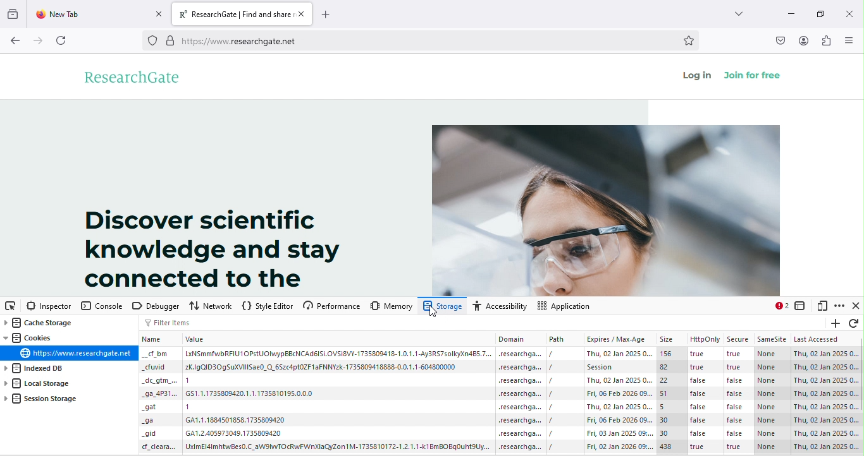 Image resolution: width=864 pixels, height=456 pixels. Describe the element at coordinates (665, 367) in the screenshot. I see `82` at that location.